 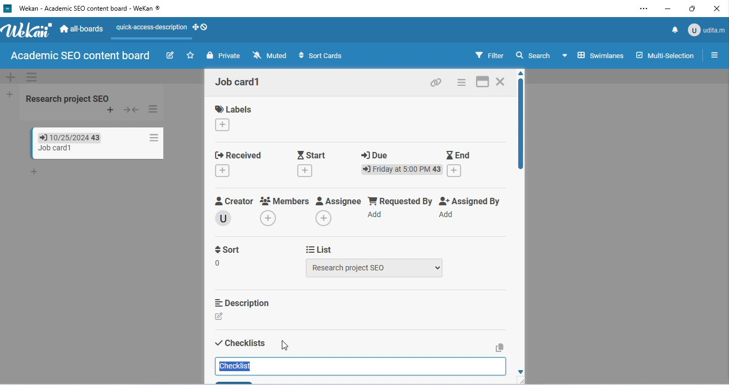 What do you see at coordinates (667, 10) in the screenshot?
I see `minimize` at bounding box center [667, 10].